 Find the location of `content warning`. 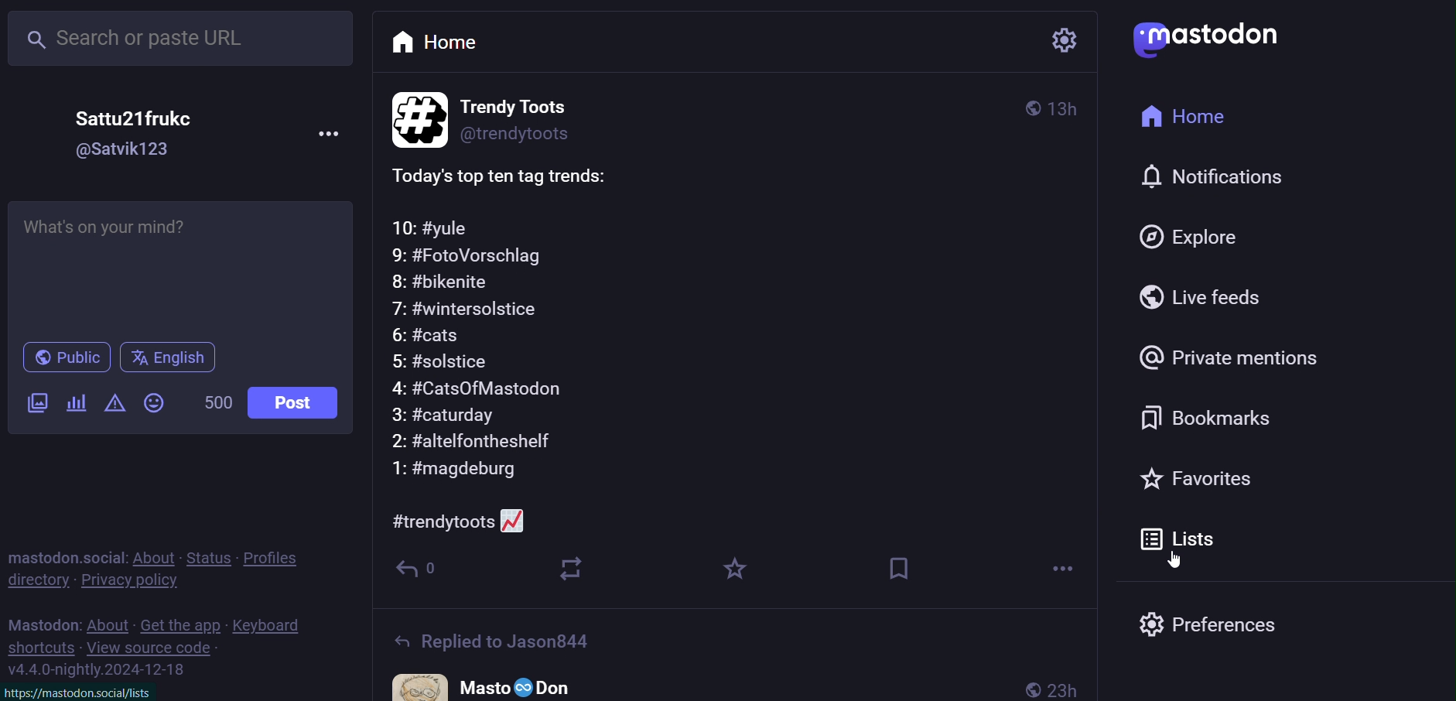

content warning is located at coordinates (115, 405).